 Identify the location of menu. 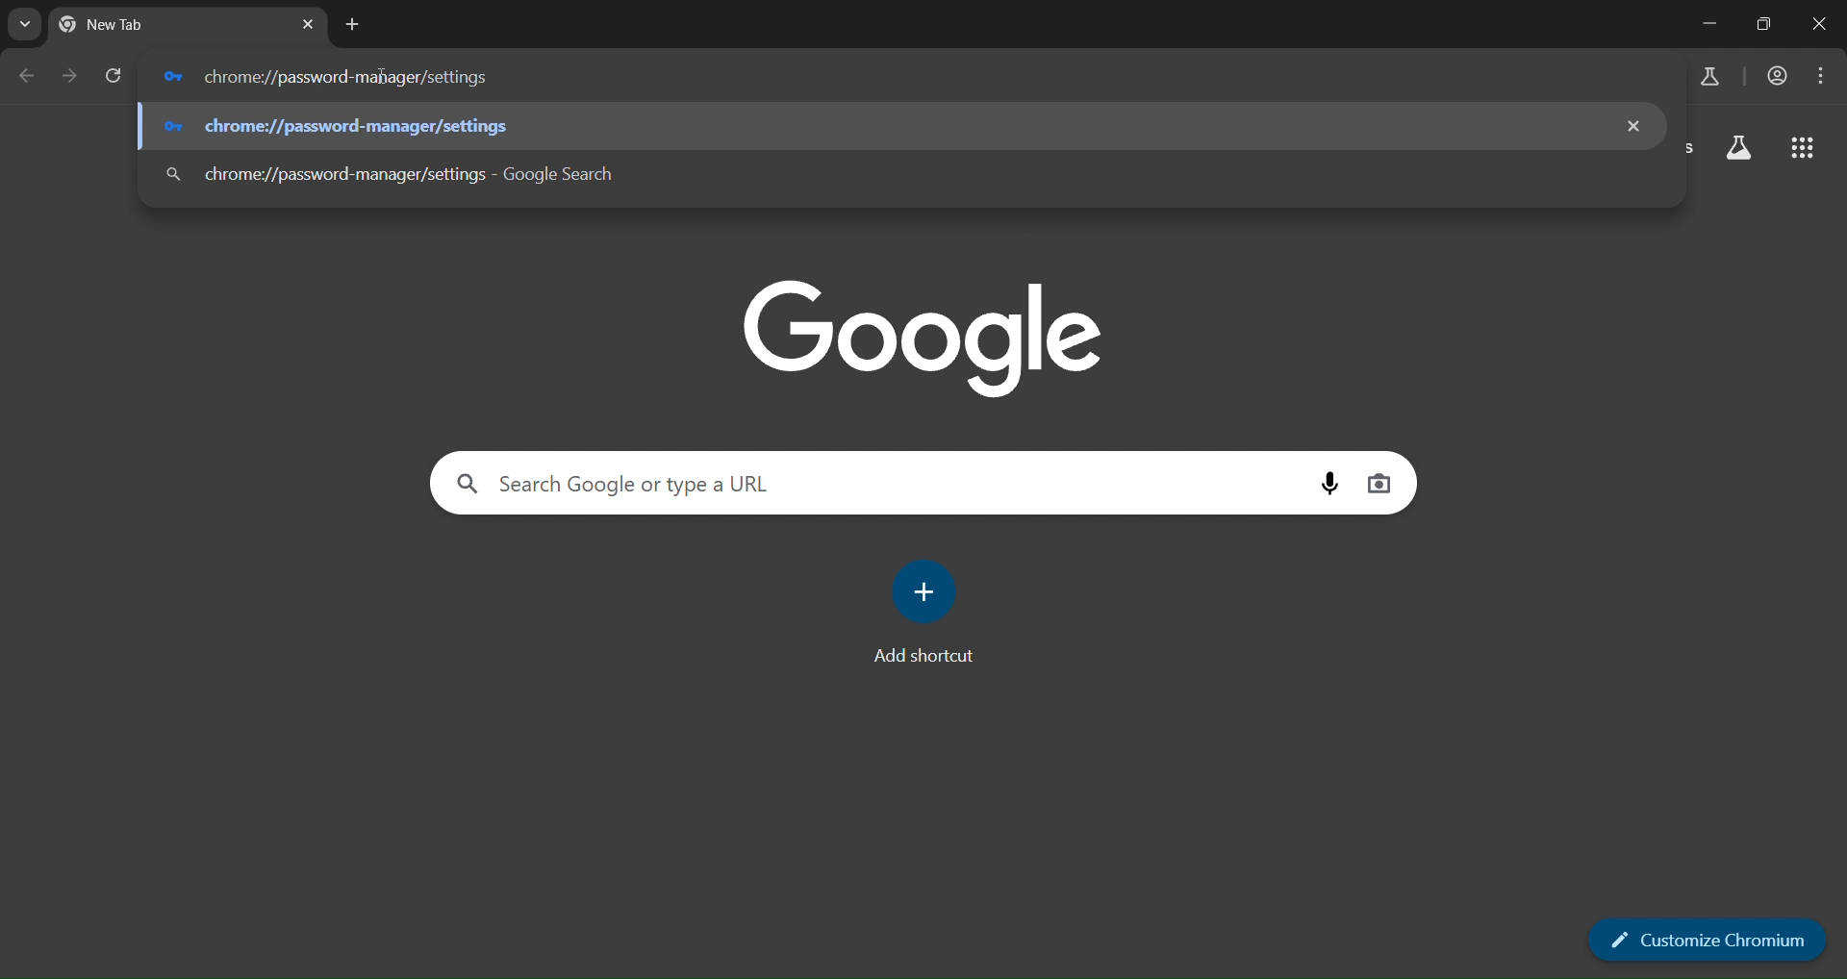
(1822, 78).